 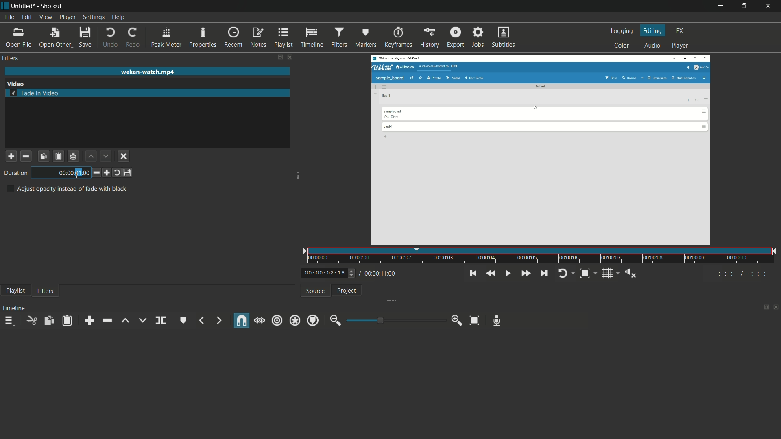 I want to click on playlist, so click(x=283, y=38).